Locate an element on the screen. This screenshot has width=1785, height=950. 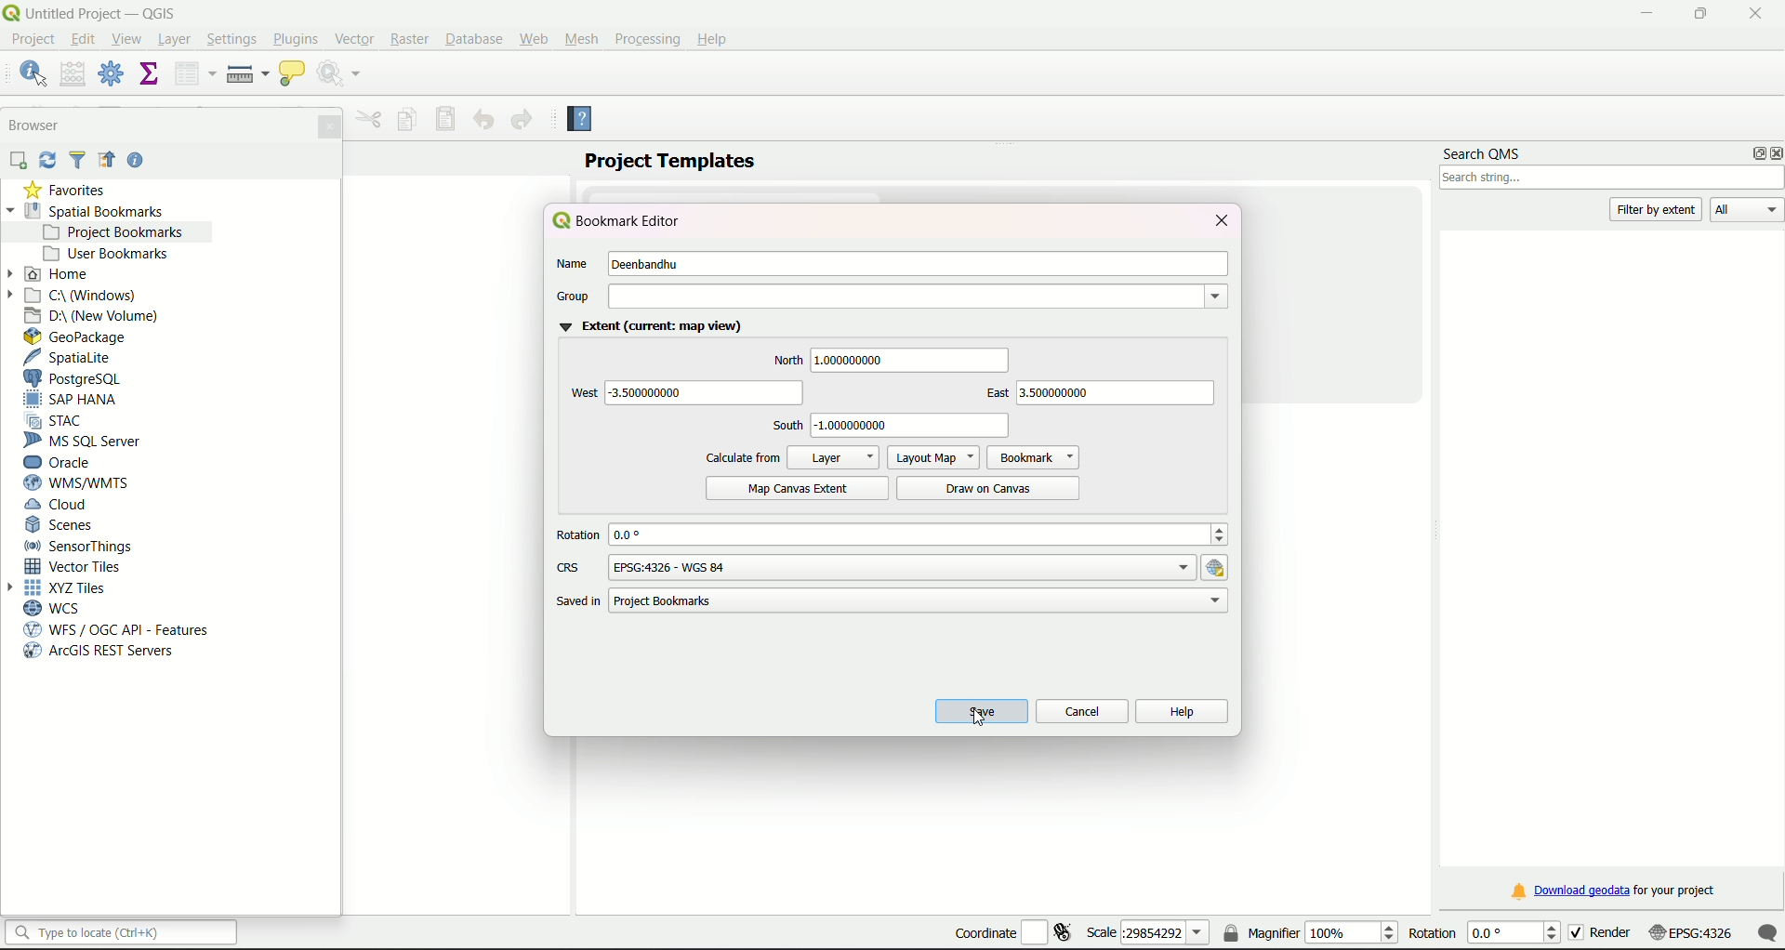
dropdown is located at coordinates (1214, 297).